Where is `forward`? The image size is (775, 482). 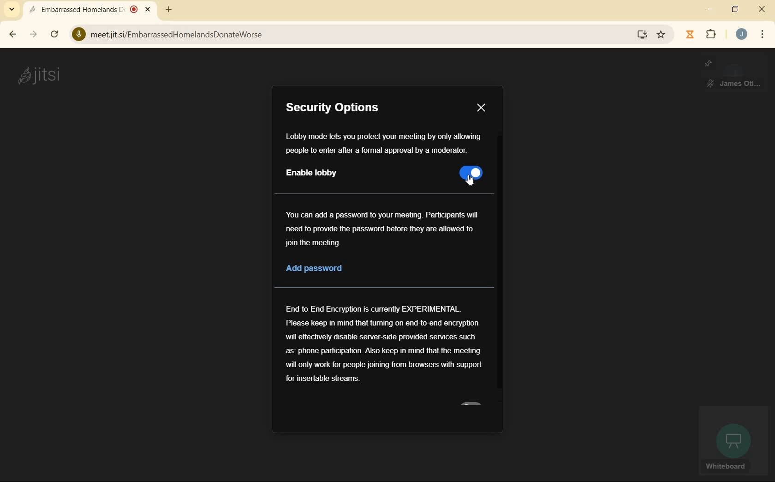
forward is located at coordinates (33, 35).